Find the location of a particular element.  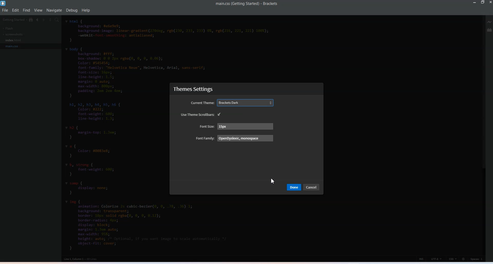

Theme Settings is located at coordinates (193, 89).